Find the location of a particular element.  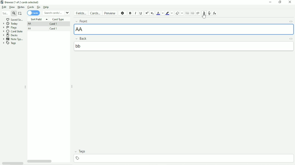

Bold is located at coordinates (130, 13).